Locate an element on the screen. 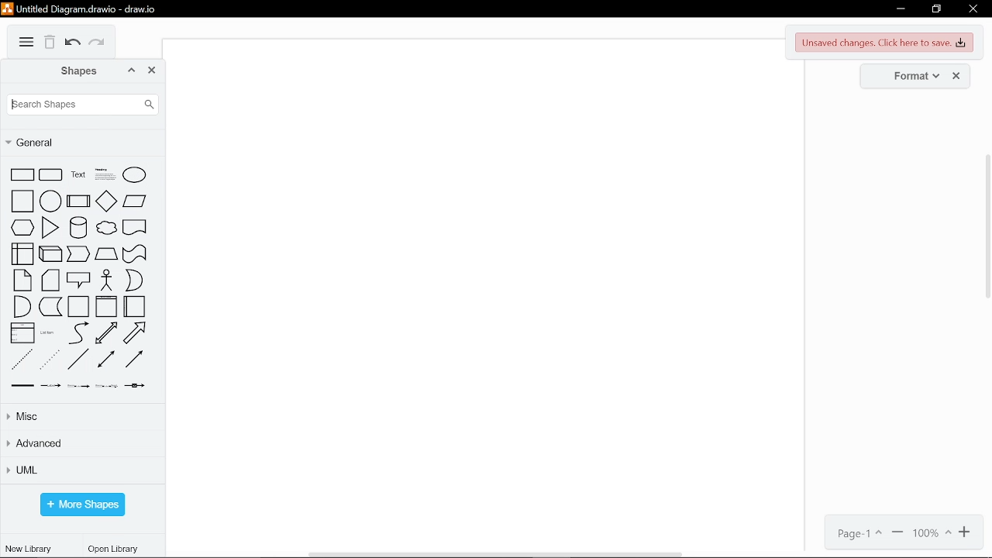 Image resolution: width=992 pixels, height=558 pixels. open library is located at coordinates (115, 549).